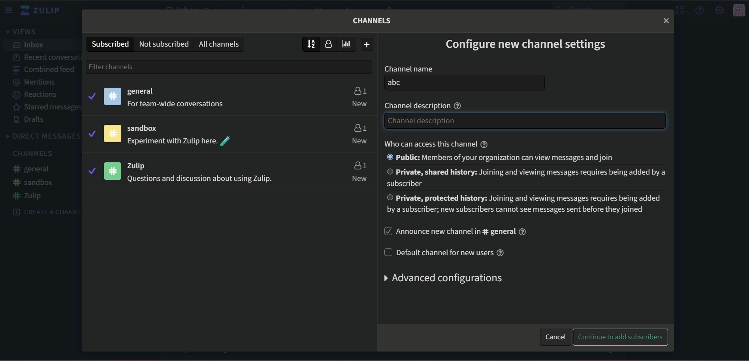 The image size is (749, 361). Describe the element at coordinates (145, 92) in the screenshot. I see `general` at that location.